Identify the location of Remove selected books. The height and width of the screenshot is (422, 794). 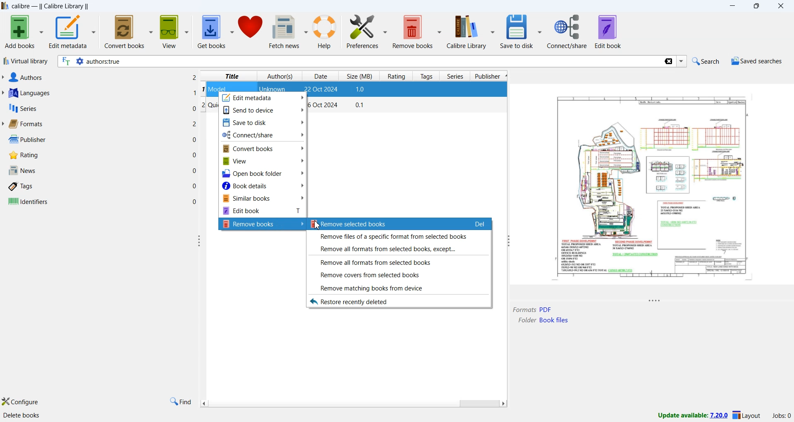
(398, 224).